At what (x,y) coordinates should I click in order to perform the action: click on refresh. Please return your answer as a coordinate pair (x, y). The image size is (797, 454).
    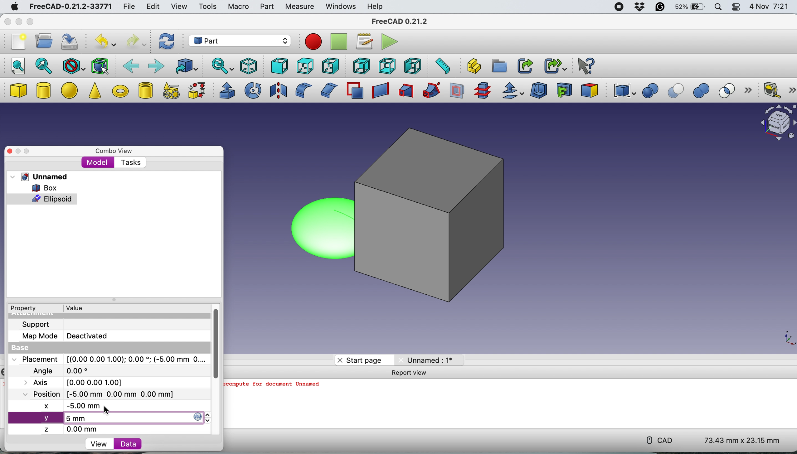
    Looking at the image, I should click on (166, 42).